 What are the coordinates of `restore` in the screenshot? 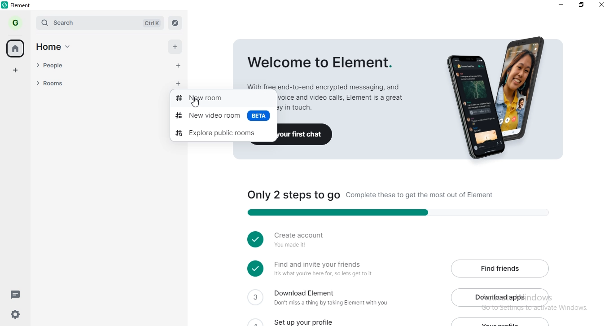 It's located at (581, 6).